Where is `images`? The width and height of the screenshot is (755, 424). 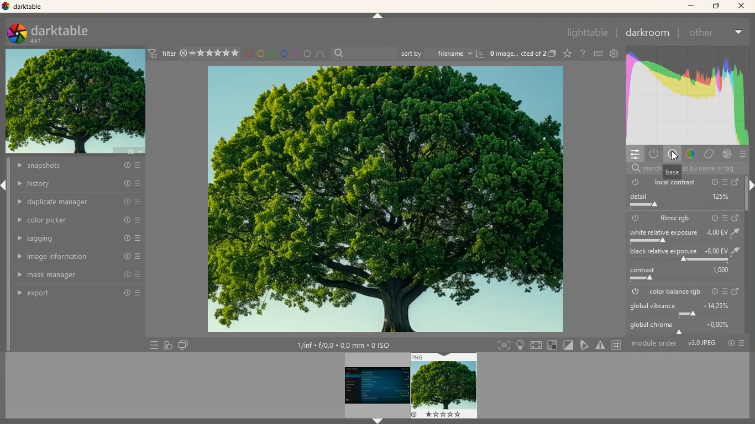
images is located at coordinates (553, 54).